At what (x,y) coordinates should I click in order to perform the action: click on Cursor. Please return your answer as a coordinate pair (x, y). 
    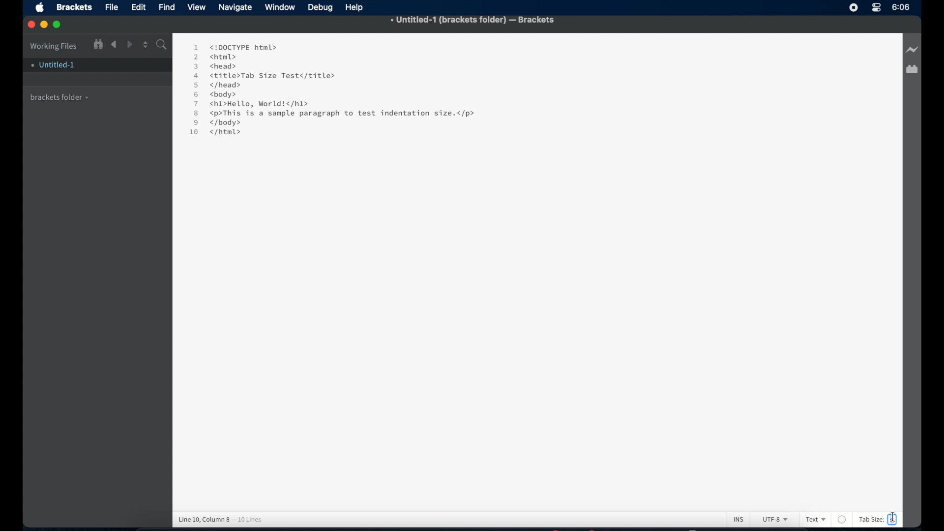
    Looking at the image, I should click on (892, 519).